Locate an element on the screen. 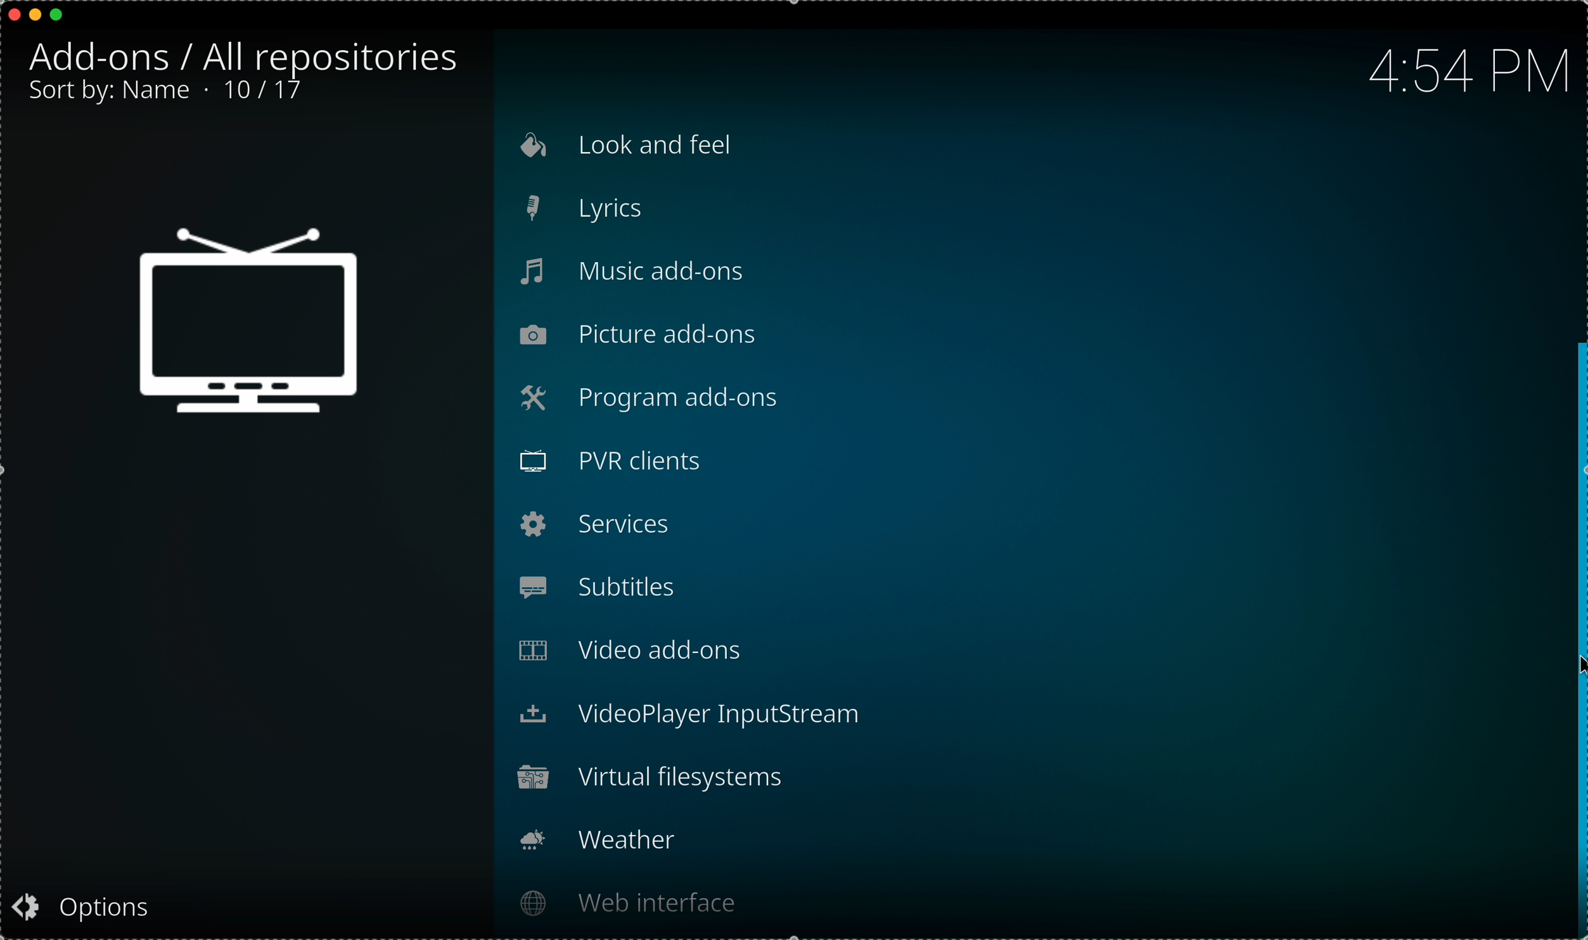  hour is located at coordinates (1466, 68).